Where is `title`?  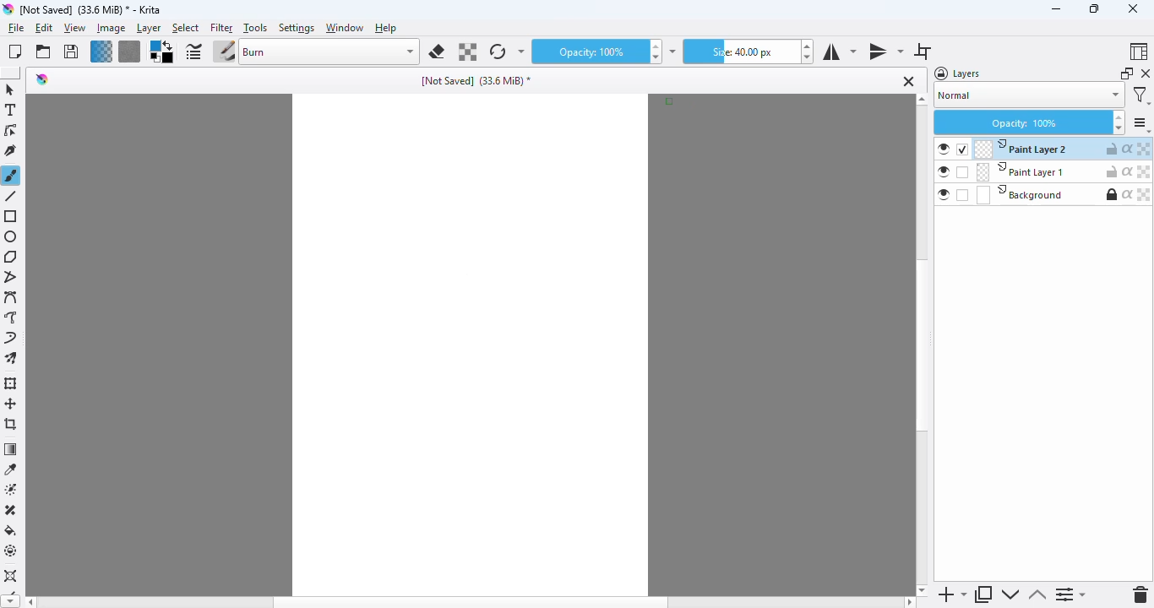
title is located at coordinates (91, 9).